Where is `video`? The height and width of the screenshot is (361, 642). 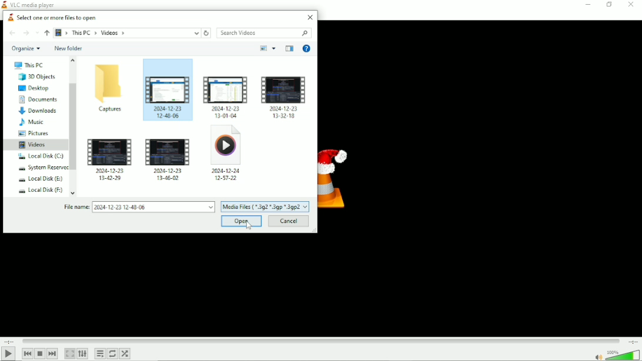
video is located at coordinates (227, 158).